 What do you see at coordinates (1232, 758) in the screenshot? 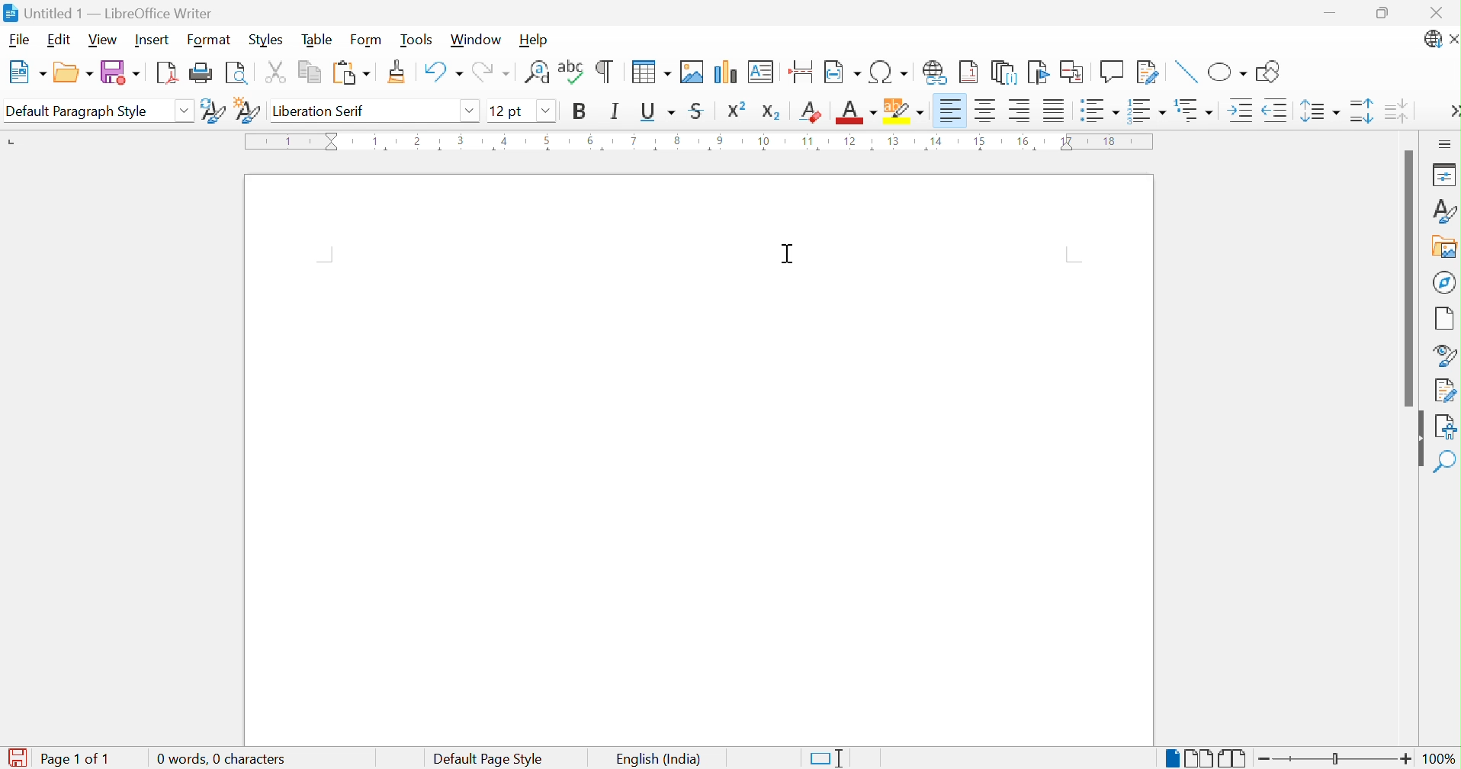
I see `Book view` at bounding box center [1232, 758].